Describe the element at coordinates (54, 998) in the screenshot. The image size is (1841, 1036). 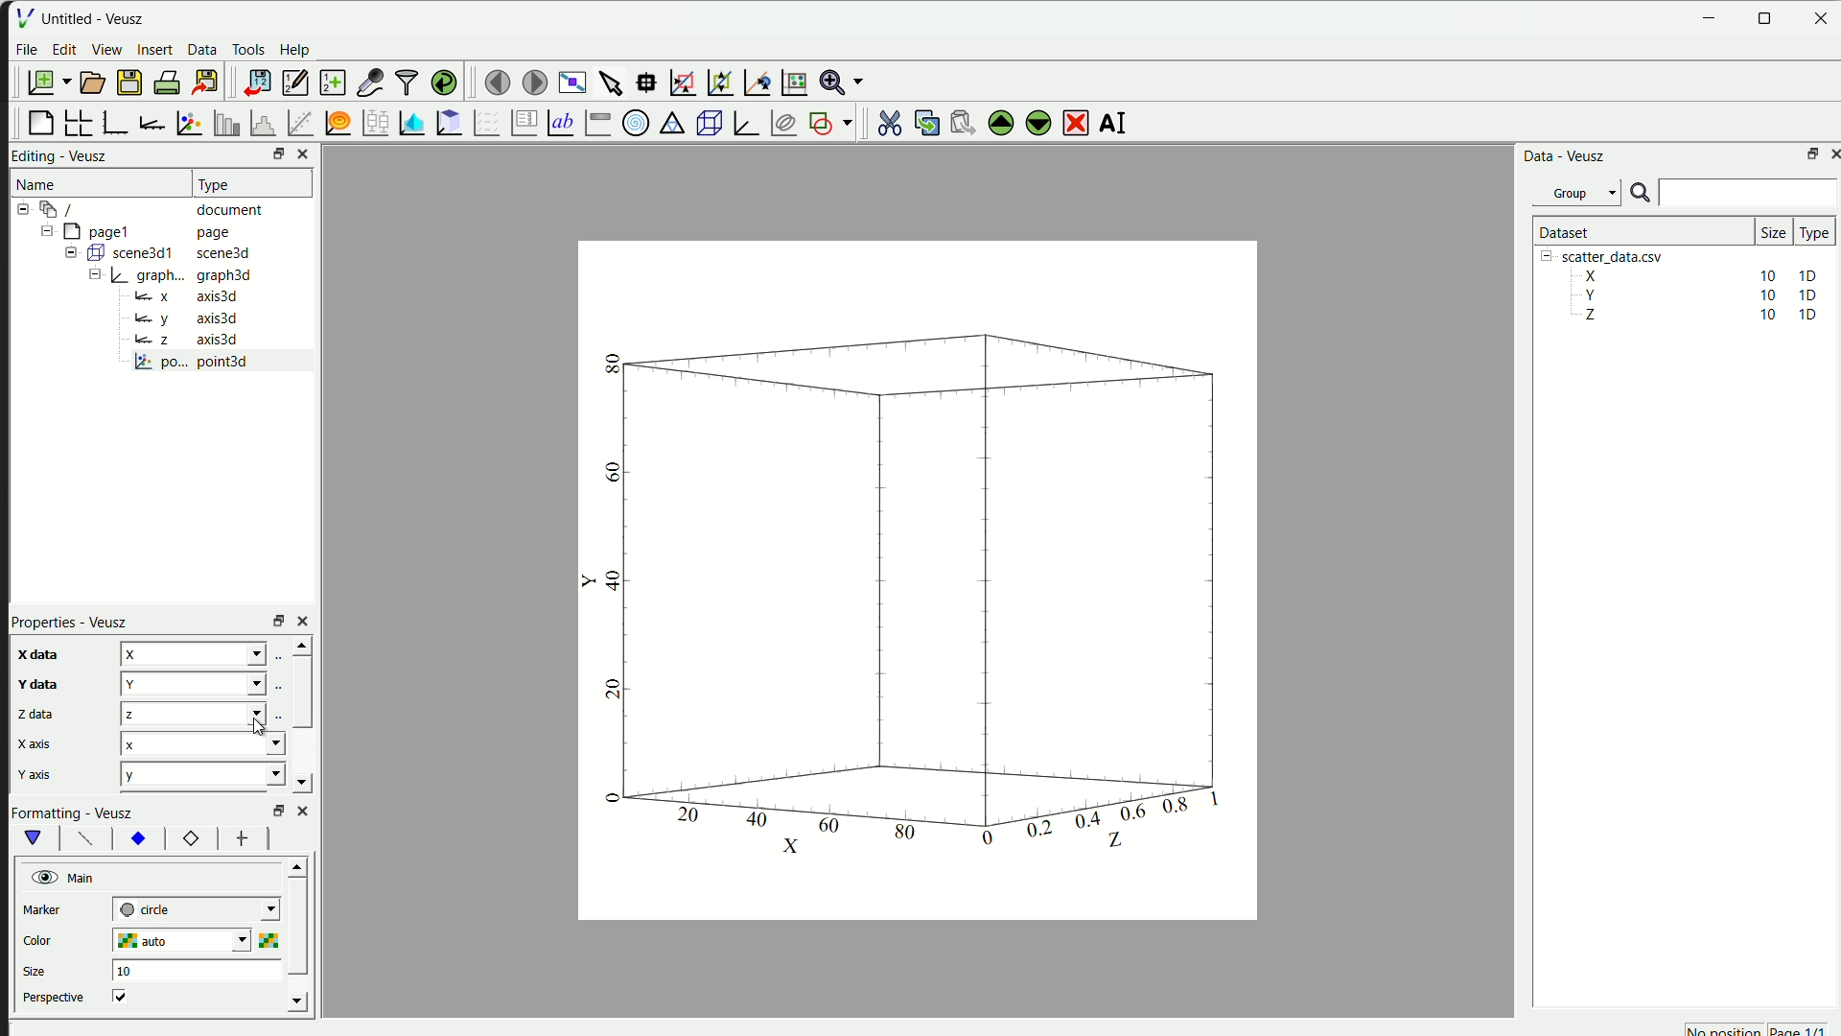
I see `perspective` at that location.